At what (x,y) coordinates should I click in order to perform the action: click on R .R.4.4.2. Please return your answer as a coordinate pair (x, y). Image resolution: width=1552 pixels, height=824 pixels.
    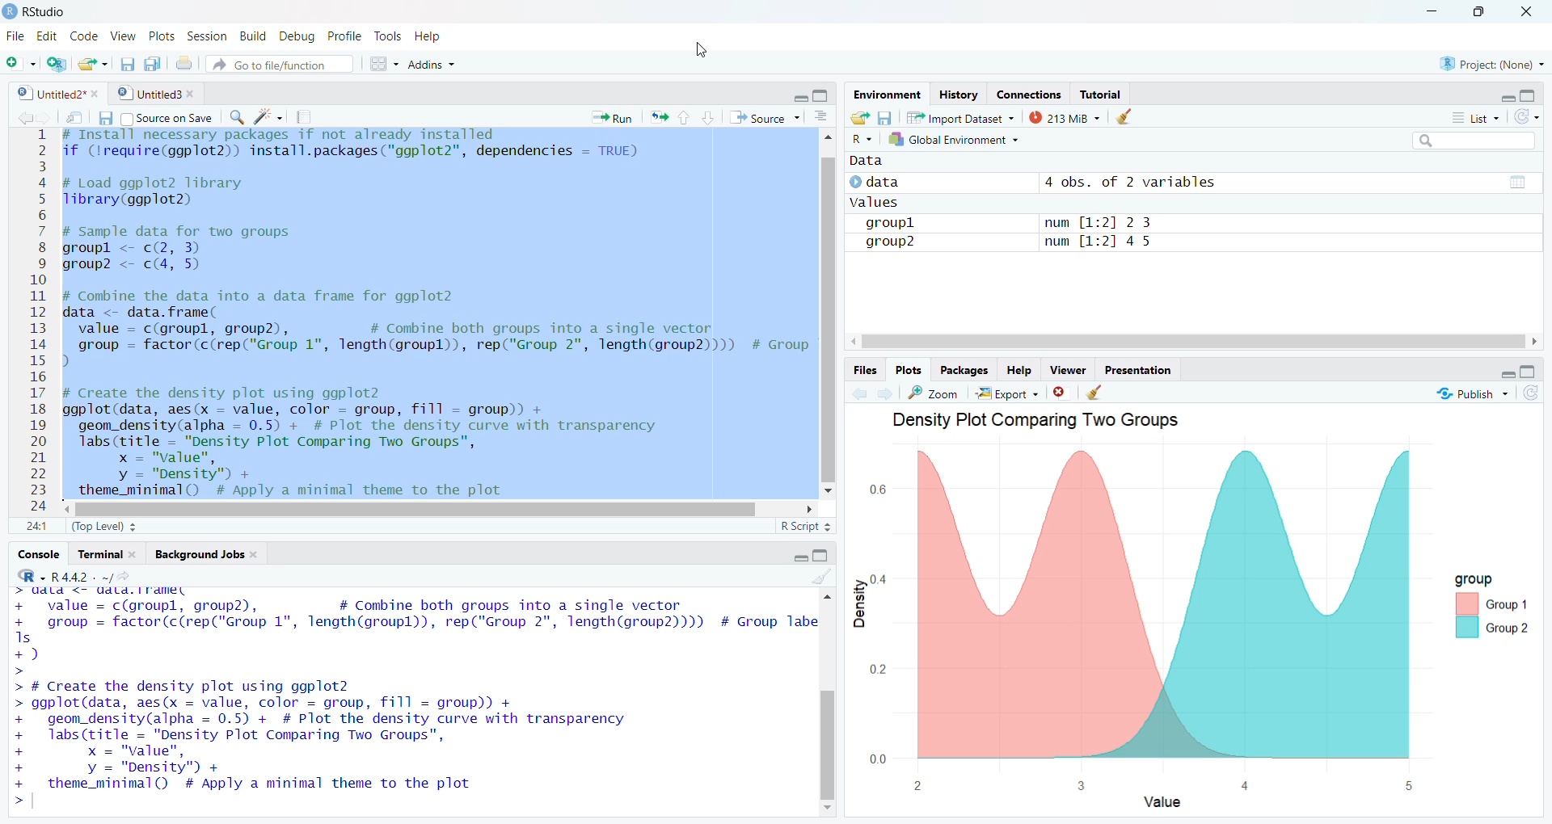
    Looking at the image, I should click on (62, 575).